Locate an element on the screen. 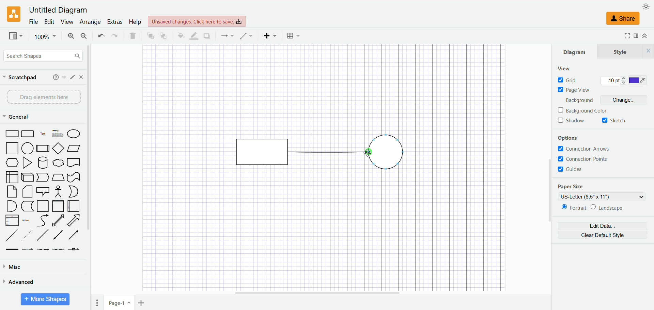  Speech Bubble is located at coordinates (43, 192).